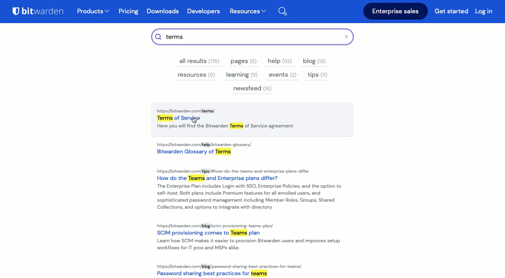 The height and width of the screenshot is (278, 505). Describe the element at coordinates (242, 75) in the screenshot. I see `learning` at that location.